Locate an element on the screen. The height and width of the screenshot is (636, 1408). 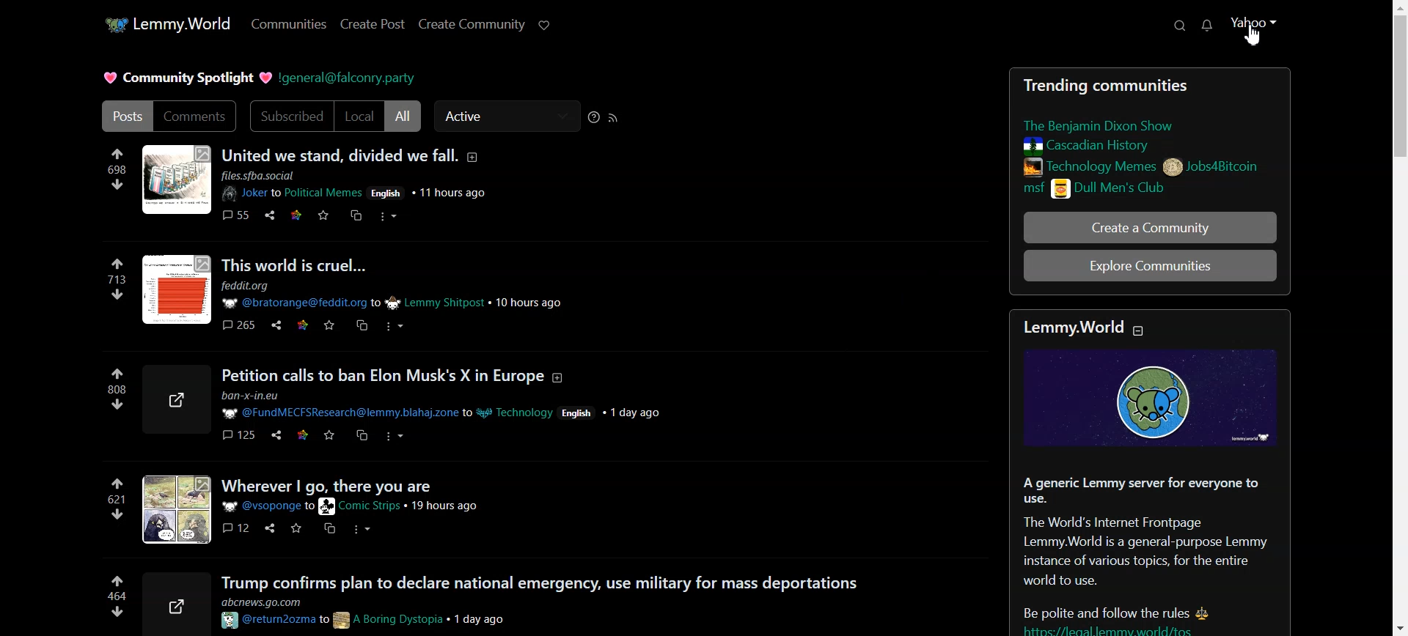
options is located at coordinates (368, 530).